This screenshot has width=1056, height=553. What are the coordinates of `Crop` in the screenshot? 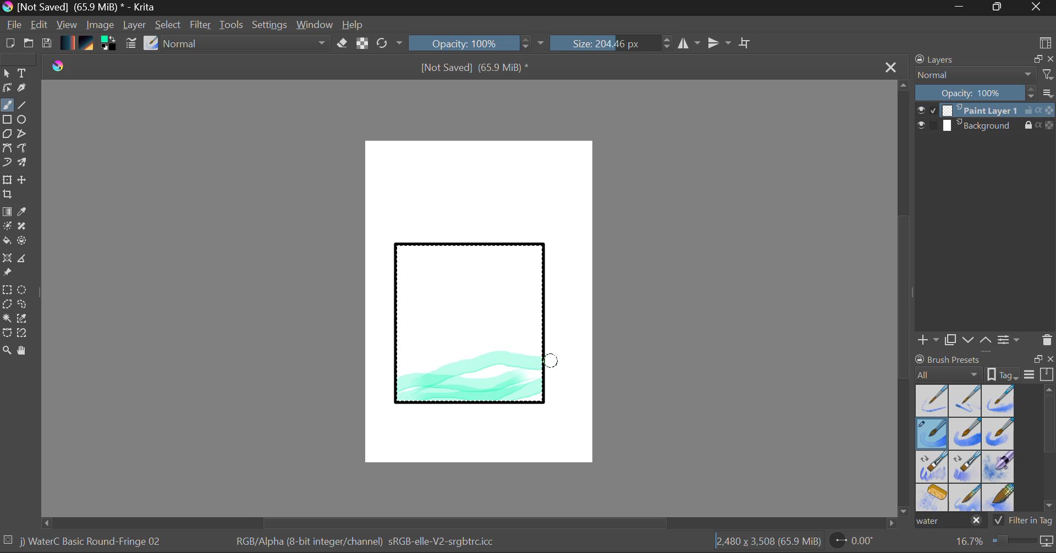 It's located at (9, 195).